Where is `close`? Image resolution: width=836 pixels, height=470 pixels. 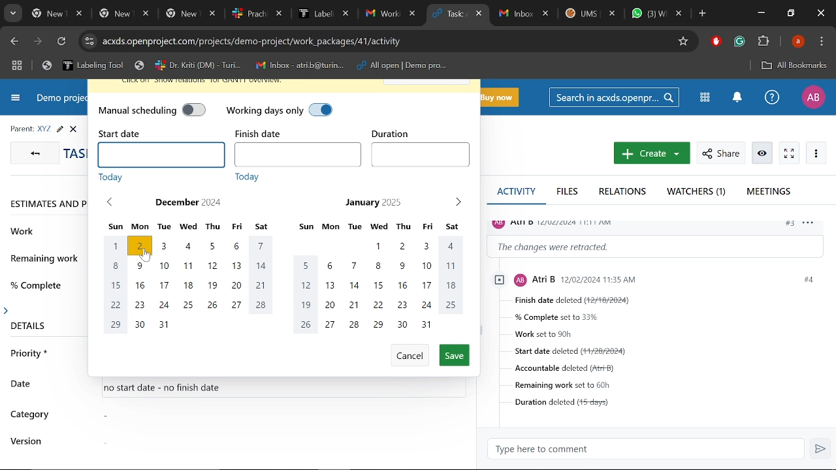 close is located at coordinates (76, 130).